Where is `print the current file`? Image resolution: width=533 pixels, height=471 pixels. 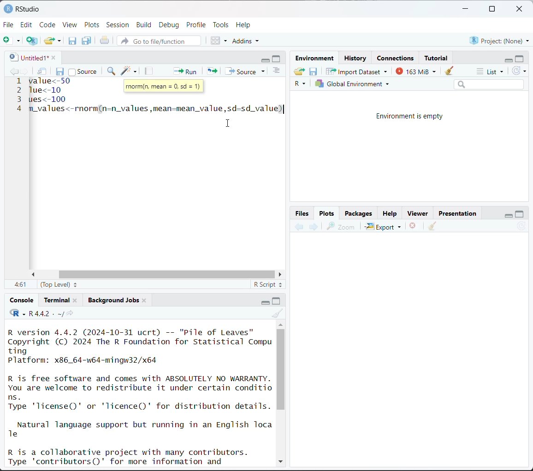
print the current file is located at coordinates (105, 41).